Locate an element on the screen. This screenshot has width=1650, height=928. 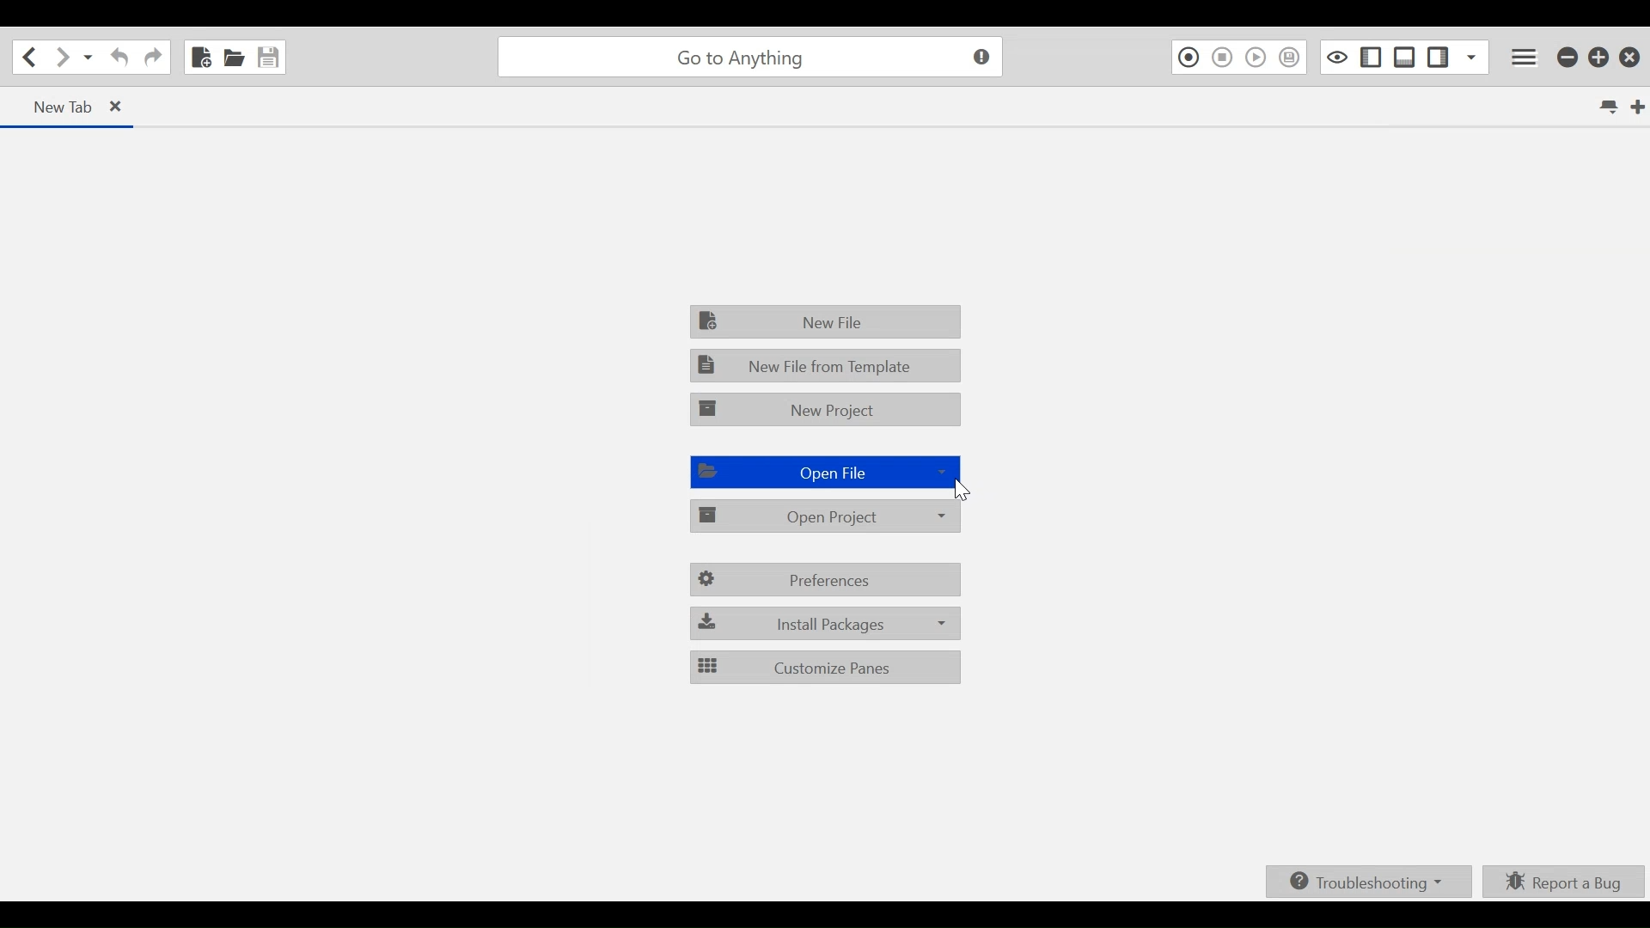
Show/Hide Left Panel is located at coordinates (1439, 54).